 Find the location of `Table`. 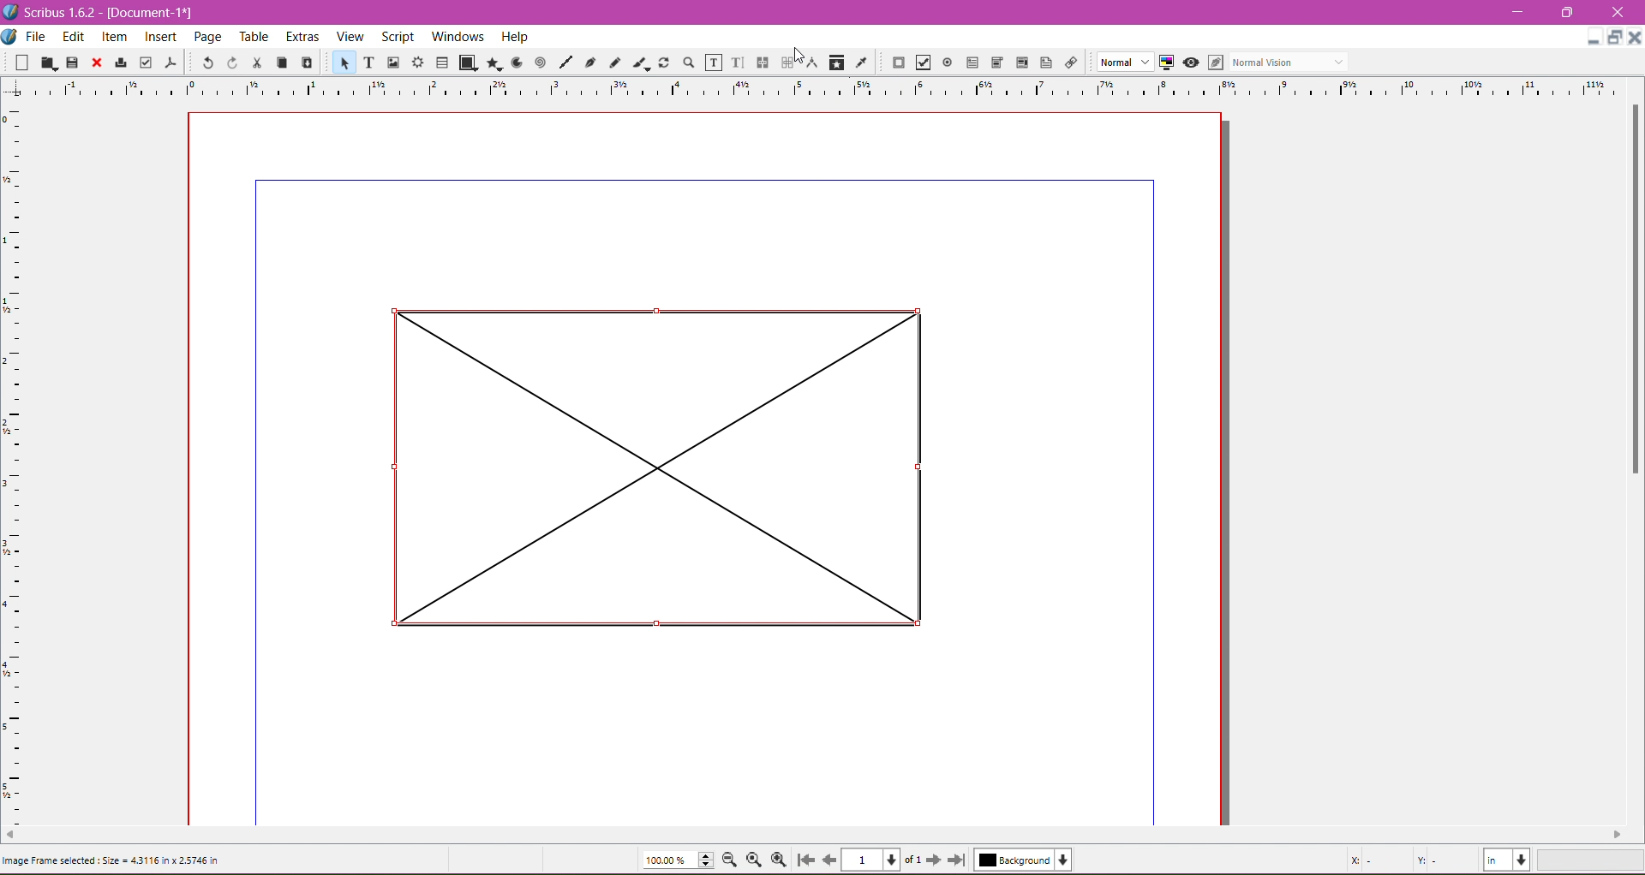

Table is located at coordinates (442, 62).